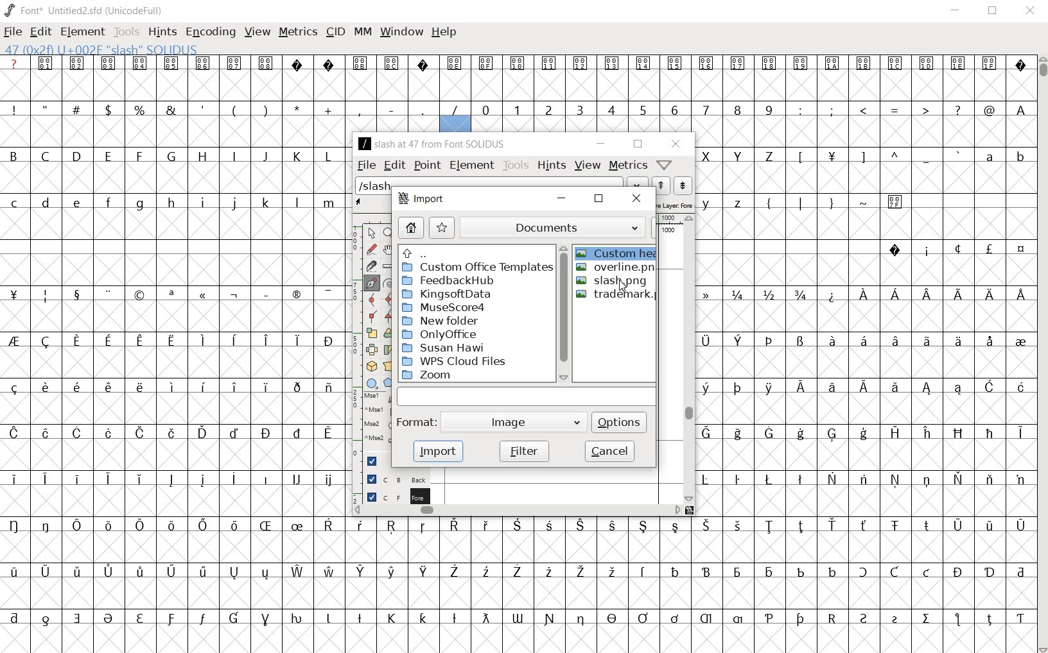 Image resolution: width=1048 pixels, height=653 pixels. Describe the element at coordinates (392, 495) in the screenshot. I see `foreground` at that location.